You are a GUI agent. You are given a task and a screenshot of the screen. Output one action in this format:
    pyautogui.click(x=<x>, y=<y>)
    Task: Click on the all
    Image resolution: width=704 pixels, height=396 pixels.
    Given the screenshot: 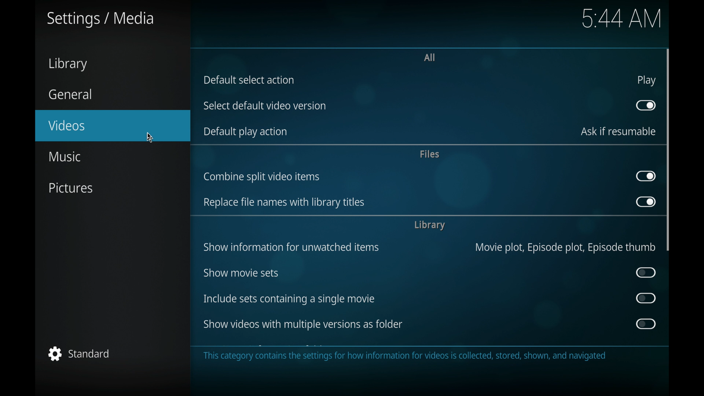 What is the action you would take?
    pyautogui.click(x=430, y=58)
    